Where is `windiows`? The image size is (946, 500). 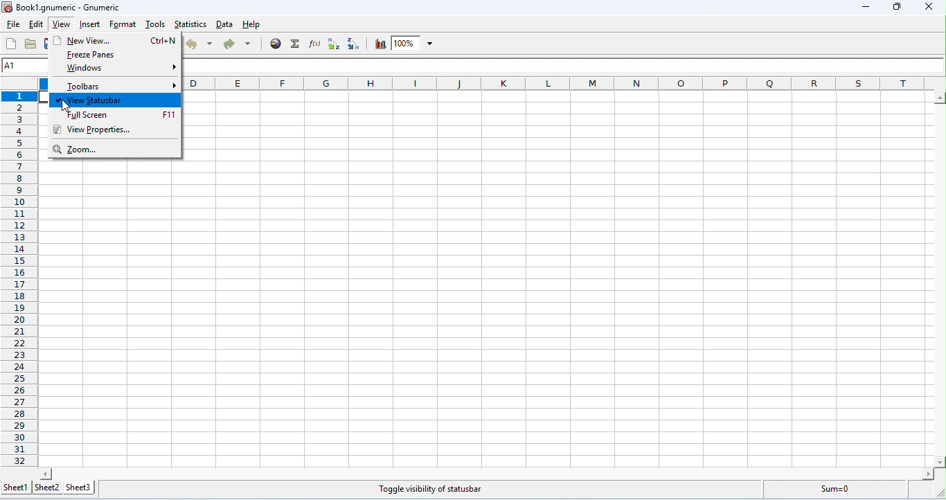 windiows is located at coordinates (119, 70).